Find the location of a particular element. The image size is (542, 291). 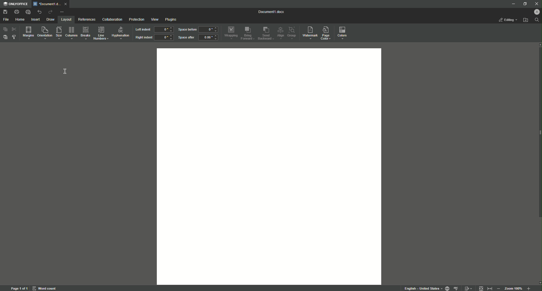

Quick print is located at coordinates (27, 12).